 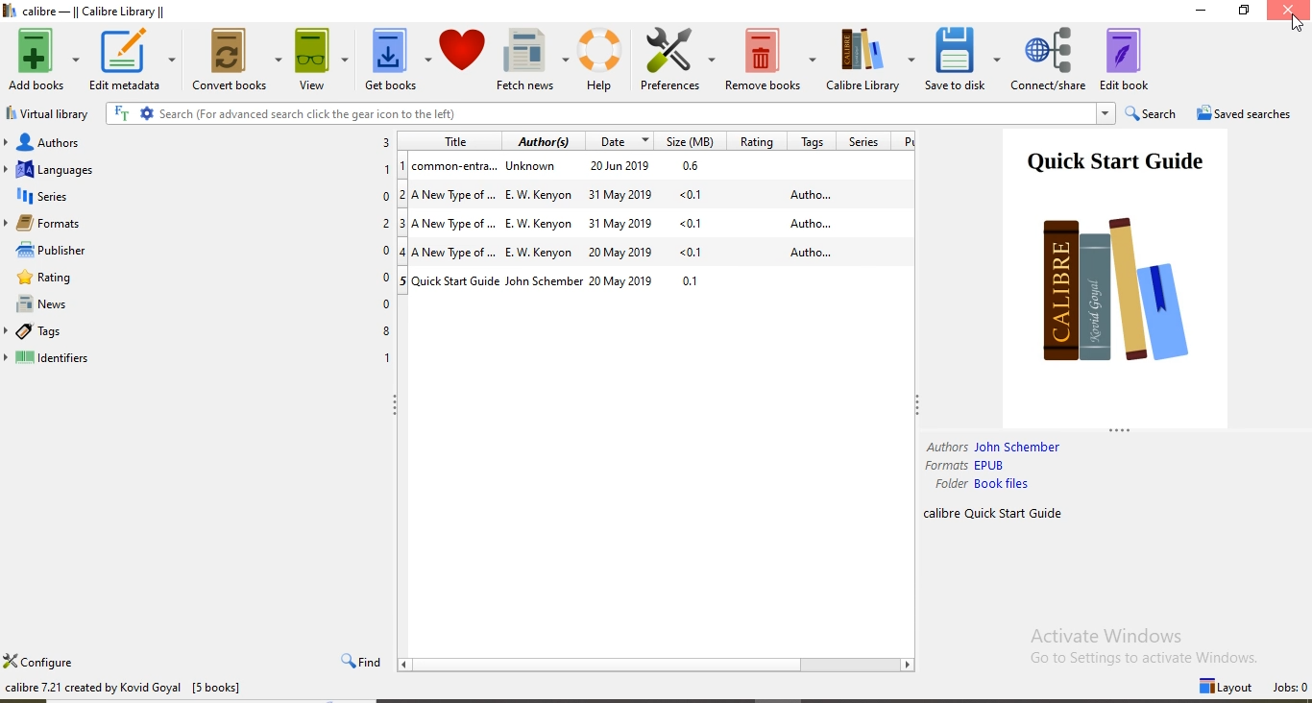 I want to click on Identifiers, so click(x=198, y=358).